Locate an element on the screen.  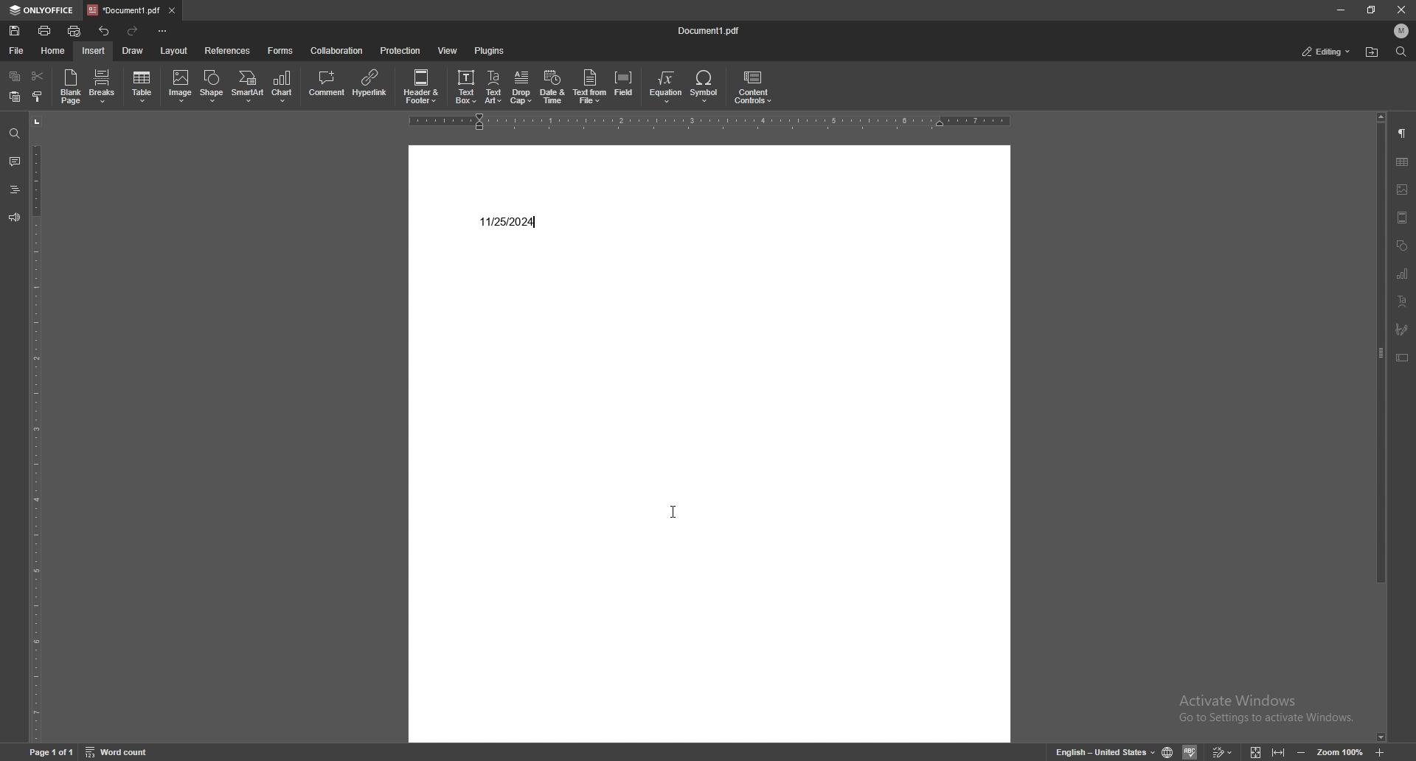
minimize is located at coordinates (1338, 9).